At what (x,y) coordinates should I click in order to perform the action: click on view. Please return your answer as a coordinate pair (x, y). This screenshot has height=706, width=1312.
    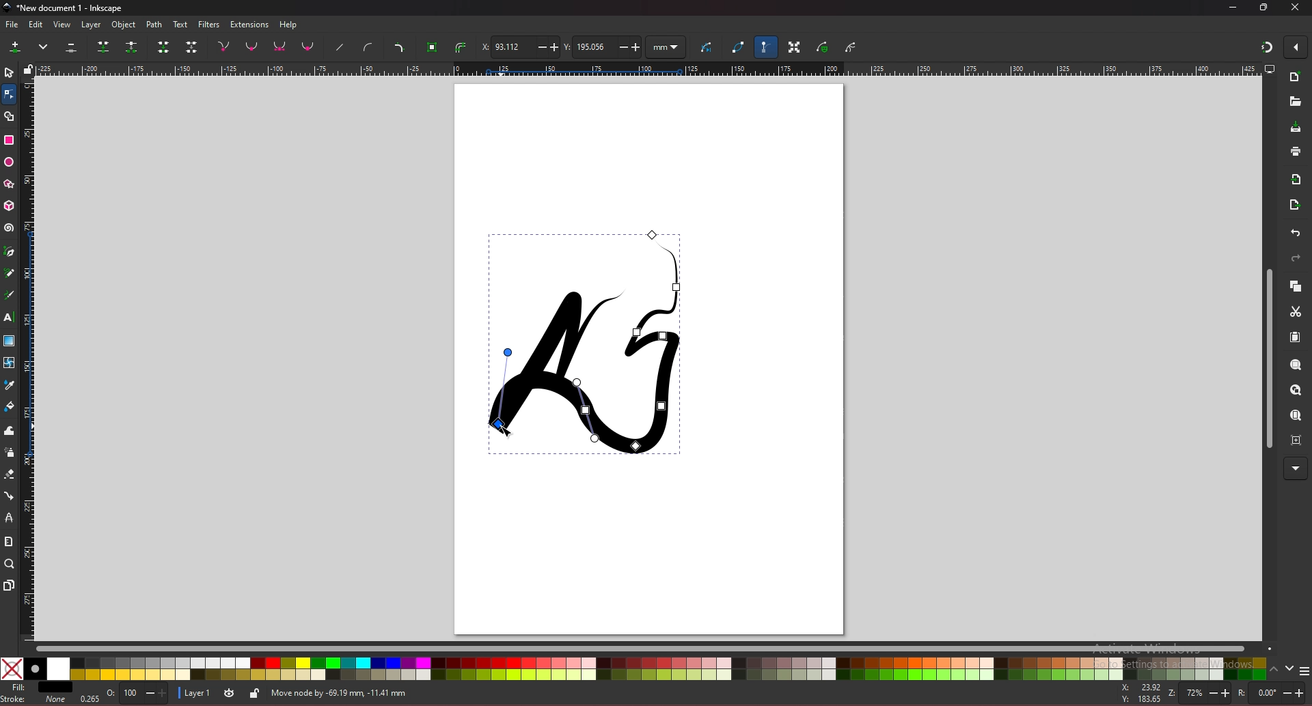
    Looking at the image, I should click on (62, 25).